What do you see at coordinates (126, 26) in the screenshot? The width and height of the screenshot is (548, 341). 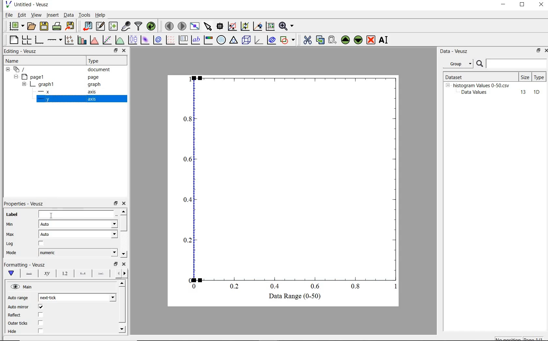 I see `capture remote data` at bounding box center [126, 26].